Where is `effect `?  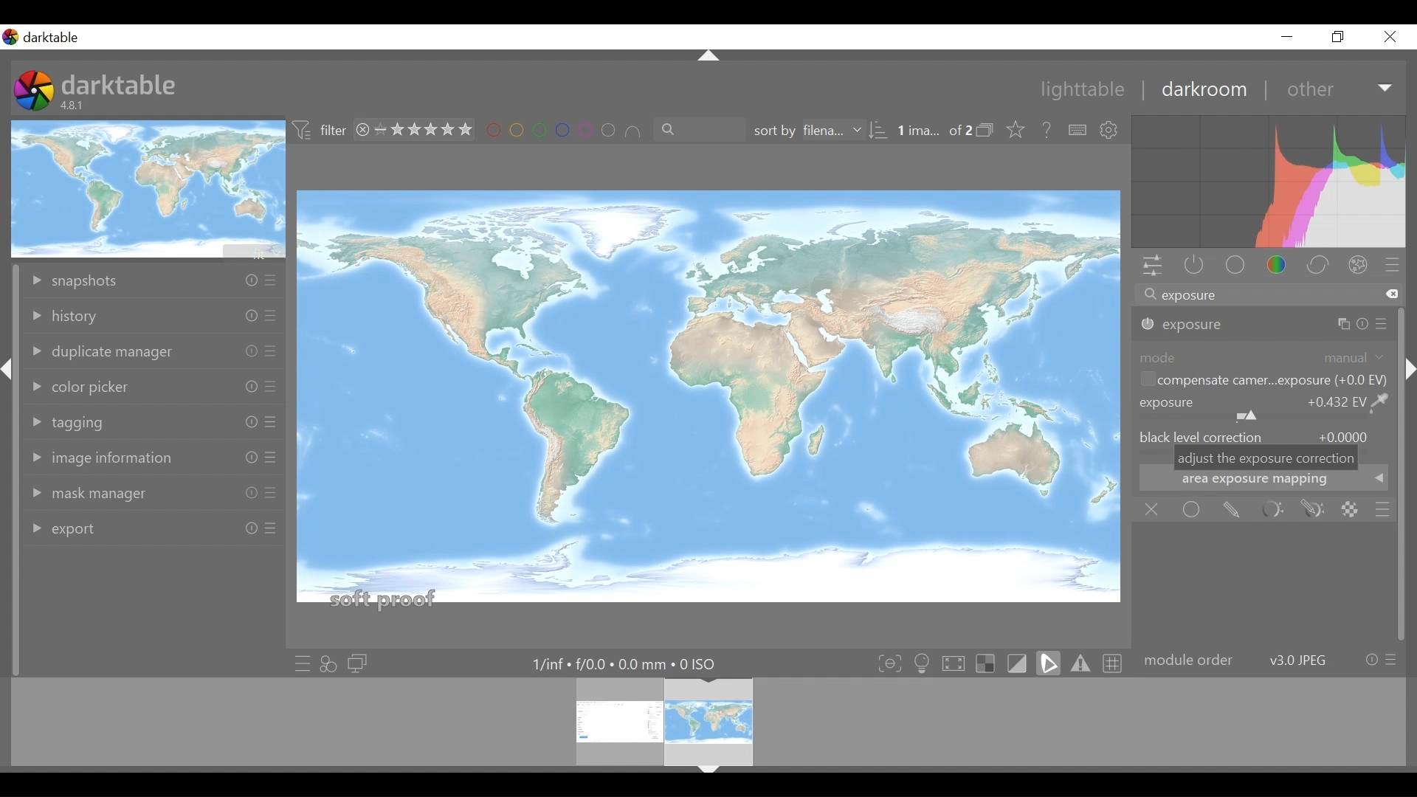 effect  is located at coordinates (1362, 267).